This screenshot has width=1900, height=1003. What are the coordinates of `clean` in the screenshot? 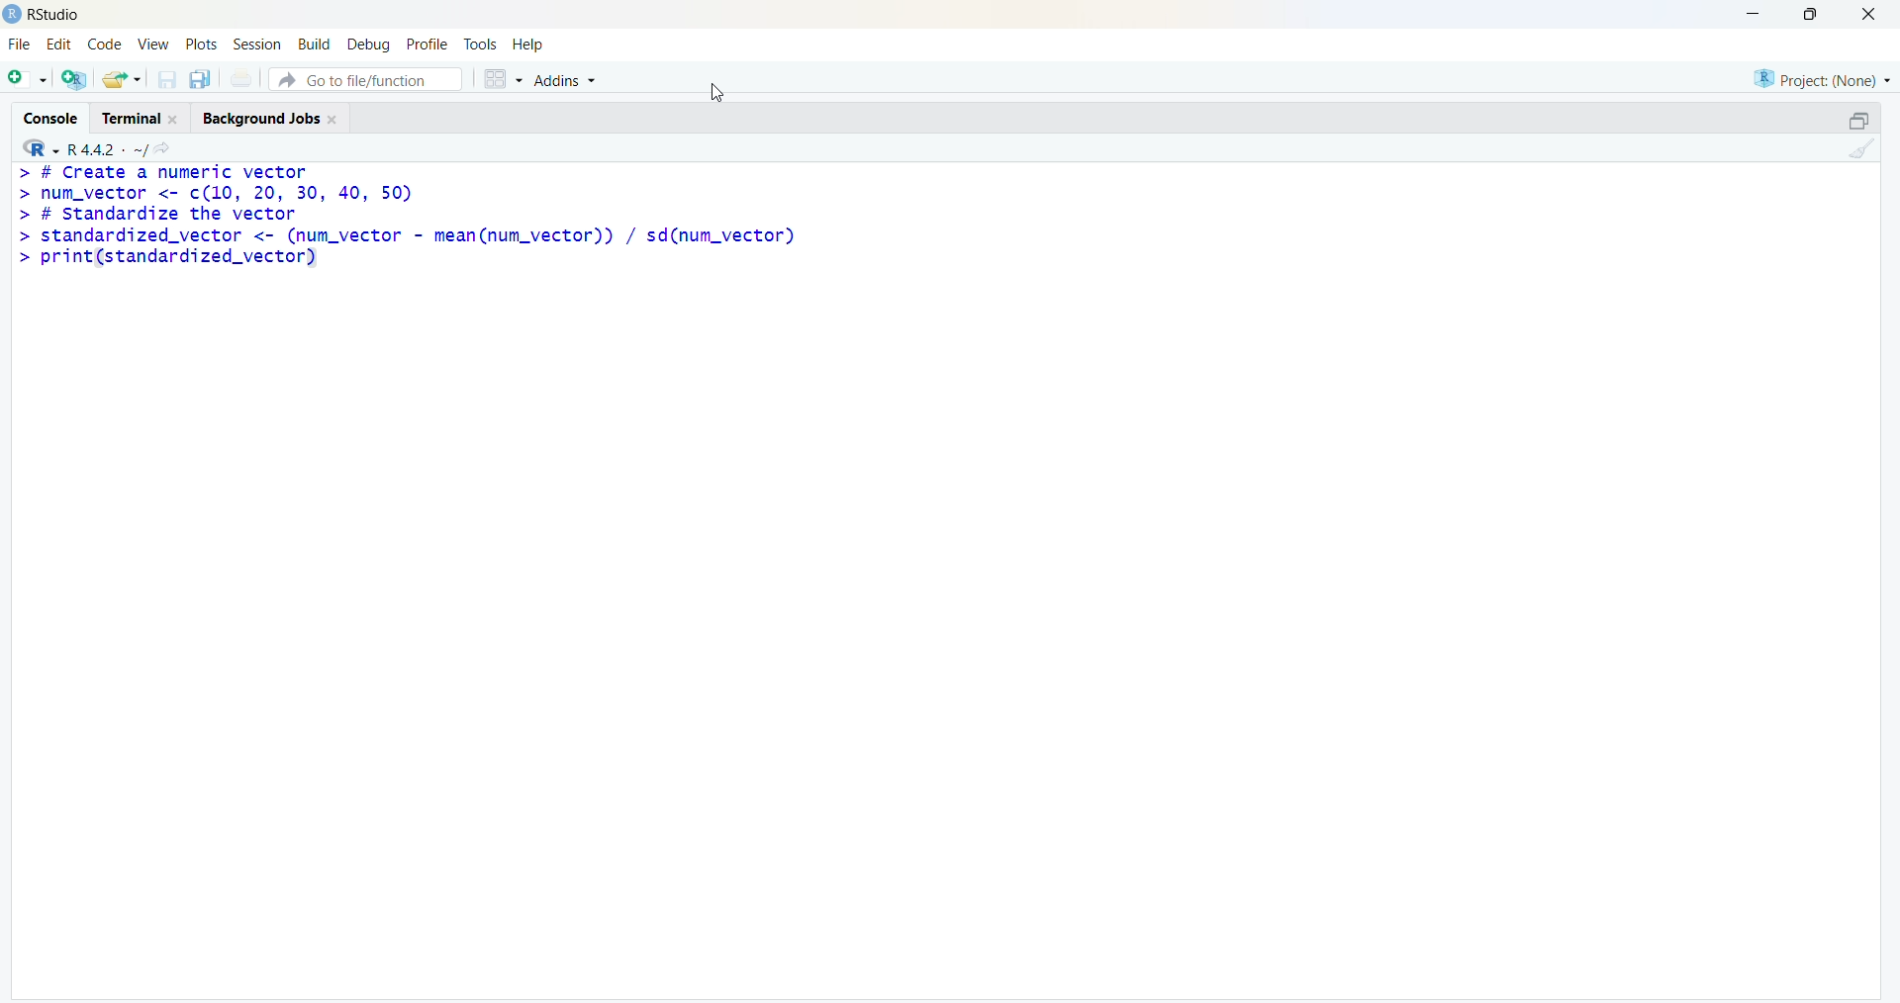 It's located at (1862, 148).